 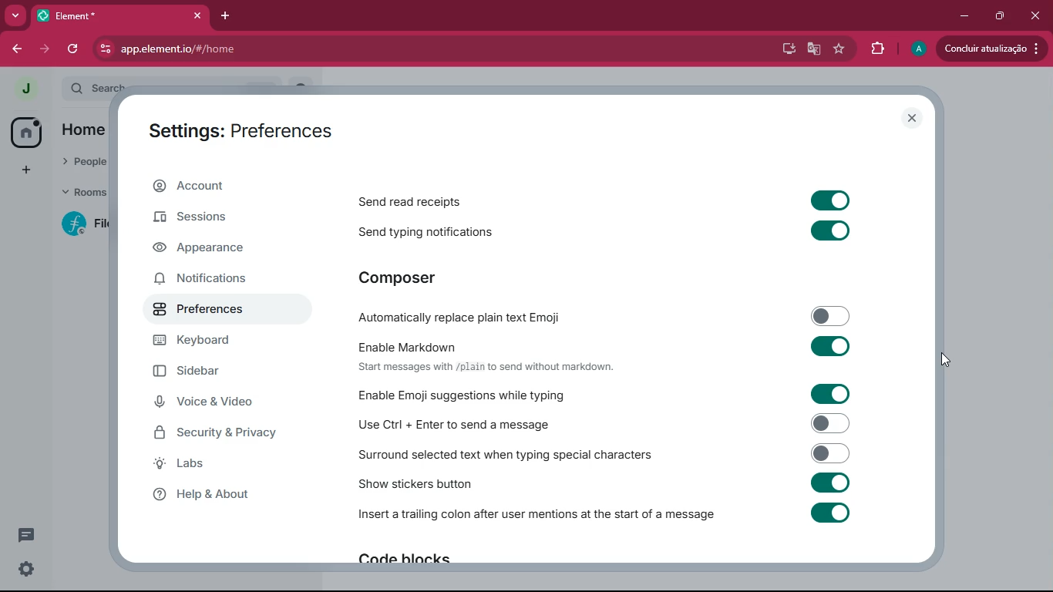 What do you see at coordinates (215, 372) in the screenshot?
I see `sidebar` at bounding box center [215, 372].